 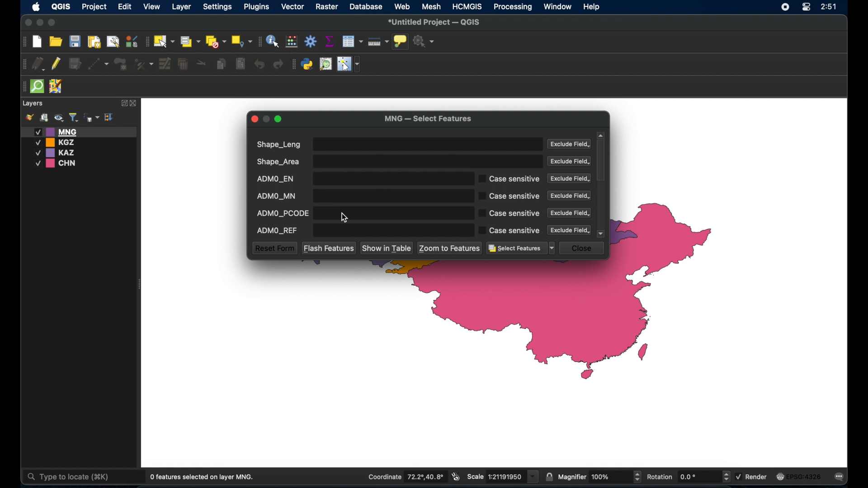 I want to click on QGIS, so click(x=60, y=8).